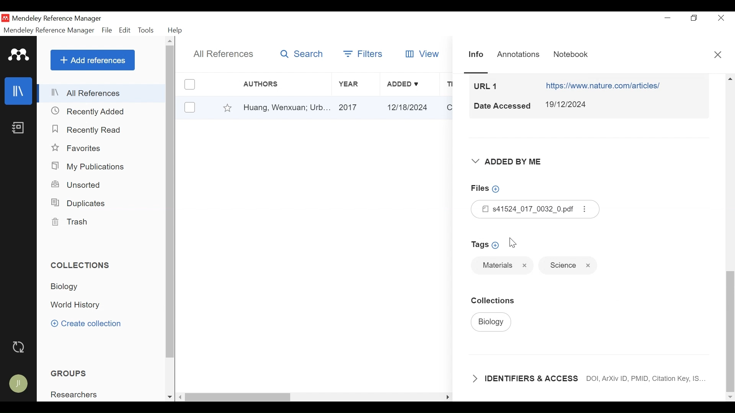 This screenshot has height=413, width=735. I want to click on Scroll down, so click(168, 397).